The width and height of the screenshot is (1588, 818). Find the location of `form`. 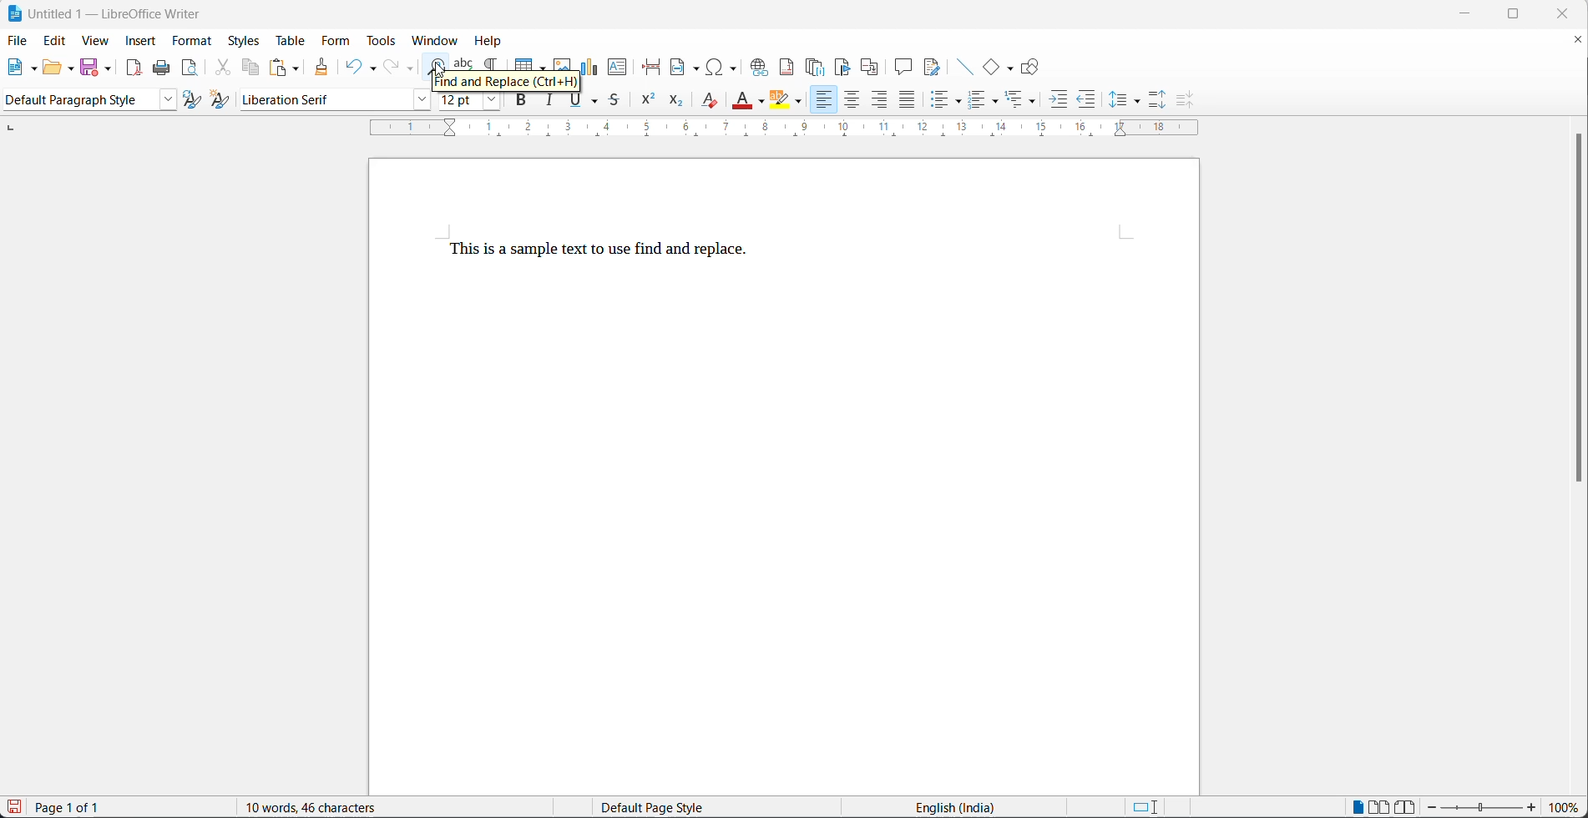

form is located at coordinates (335, 42).